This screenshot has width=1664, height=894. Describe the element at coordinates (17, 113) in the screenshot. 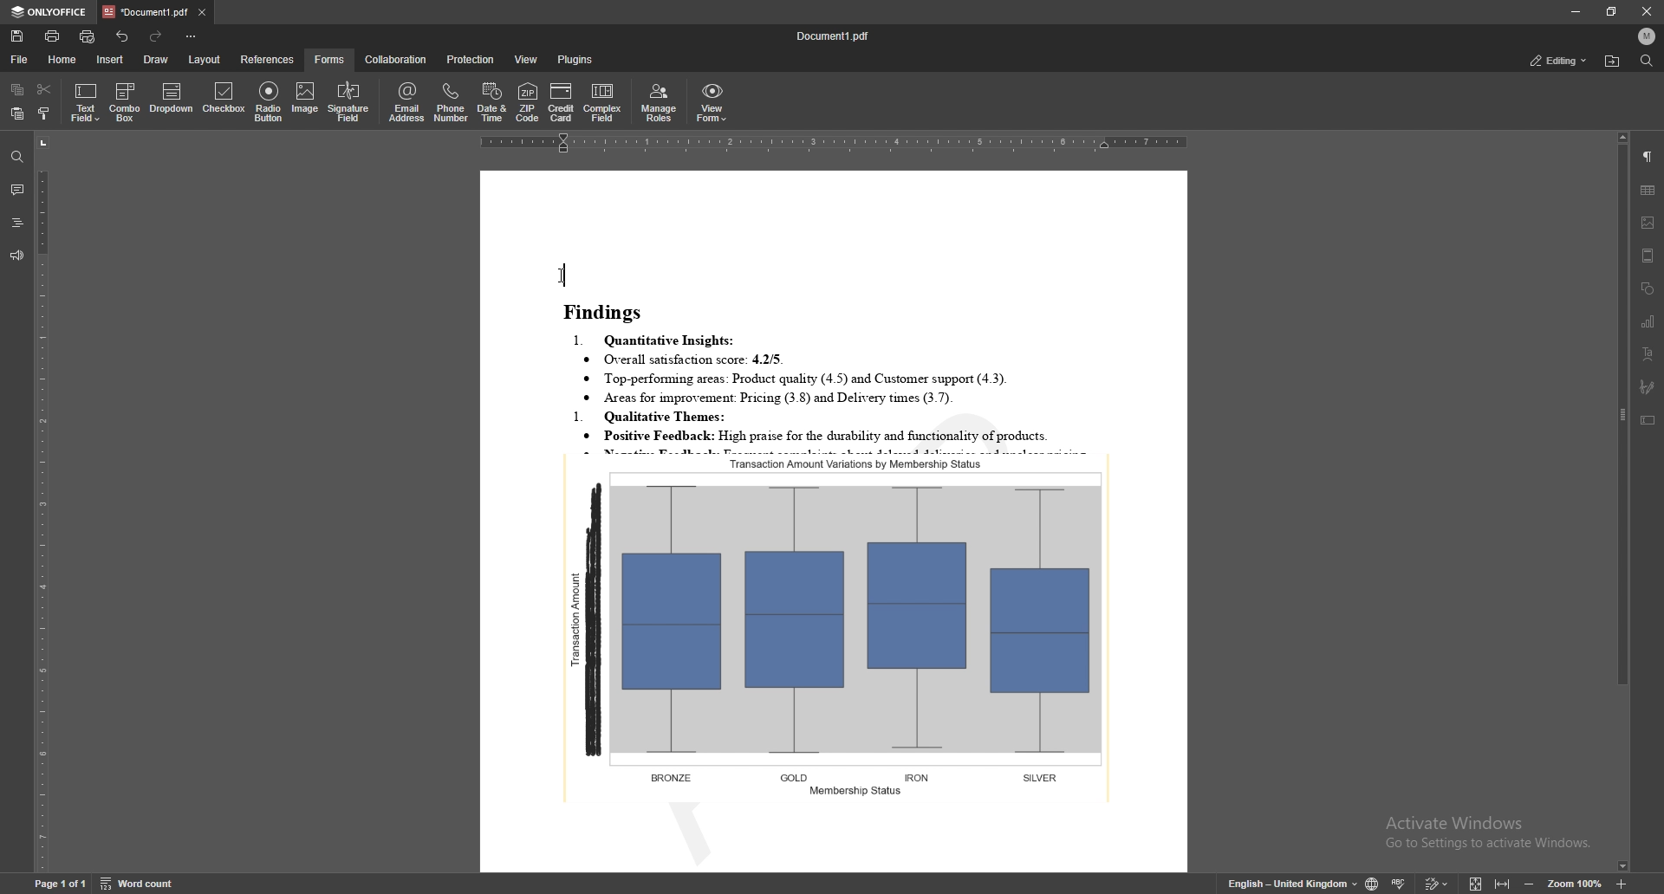

I see `paste` at that location.